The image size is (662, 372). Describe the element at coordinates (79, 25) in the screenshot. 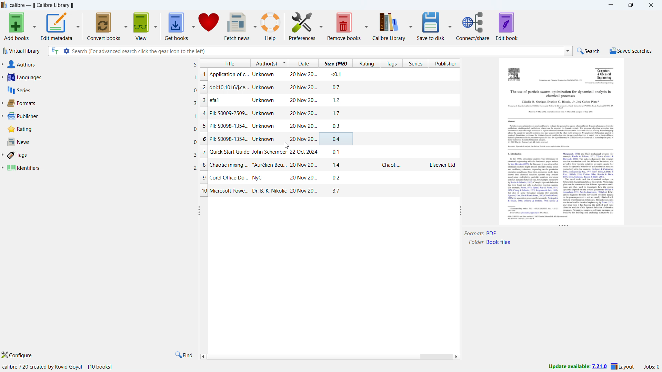

I see `edit metadata options` at that location.